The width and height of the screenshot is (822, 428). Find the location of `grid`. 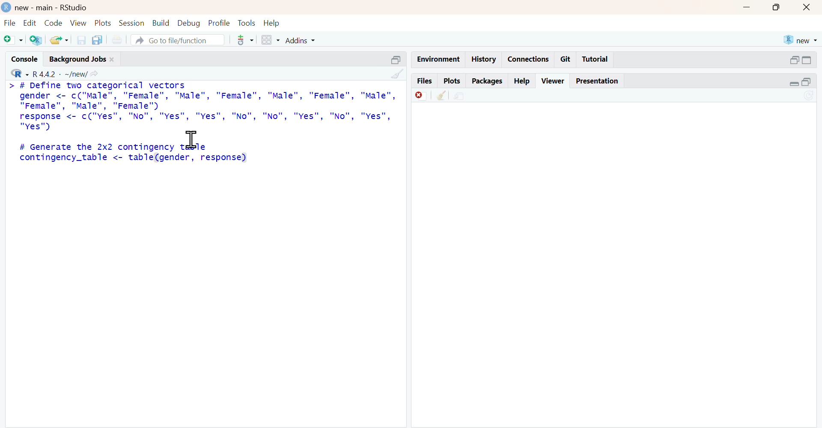

grid is located at coordinates (271, 40).